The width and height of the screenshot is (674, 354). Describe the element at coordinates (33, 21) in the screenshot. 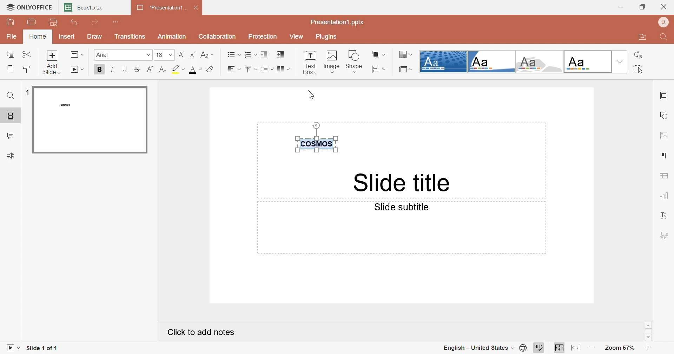

I see `Print file` at that location.